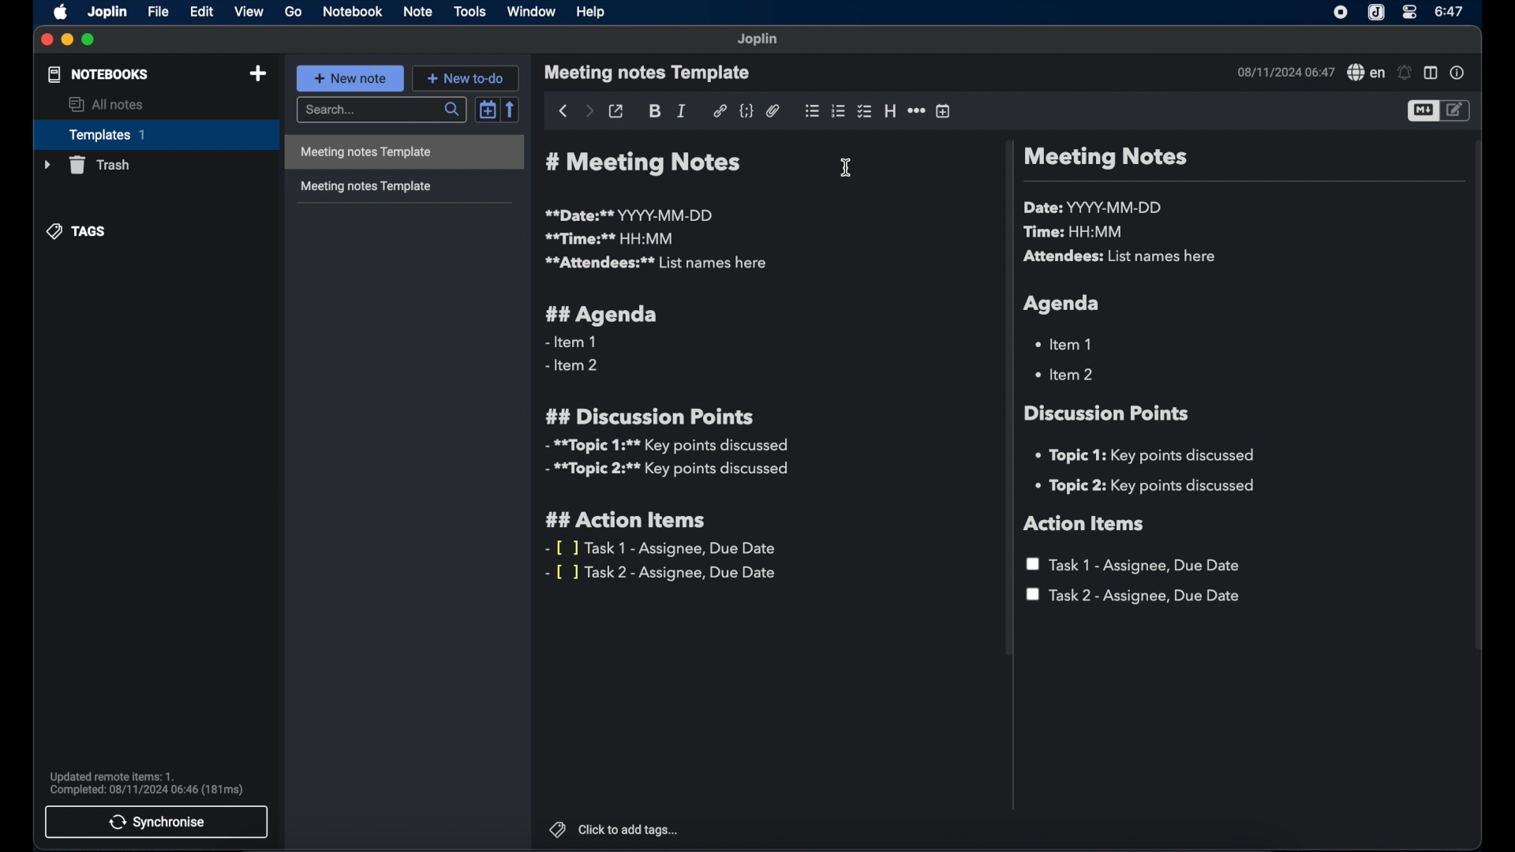 This screenshot has width=1515, height=852. I want to click on **time:** HH:MM, so click(610, 238).